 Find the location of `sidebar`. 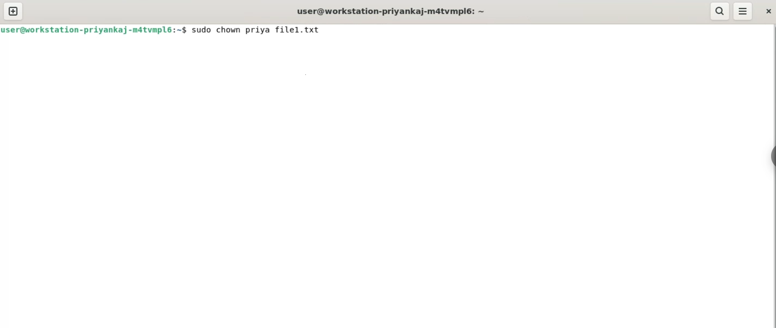

sidebar is located at coordinates (771, 155).